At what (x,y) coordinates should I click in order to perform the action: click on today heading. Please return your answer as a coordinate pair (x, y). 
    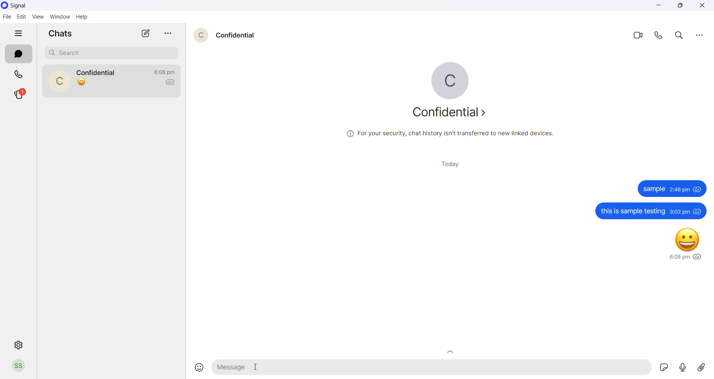
    Looking at the image, I should click on (453, 166).